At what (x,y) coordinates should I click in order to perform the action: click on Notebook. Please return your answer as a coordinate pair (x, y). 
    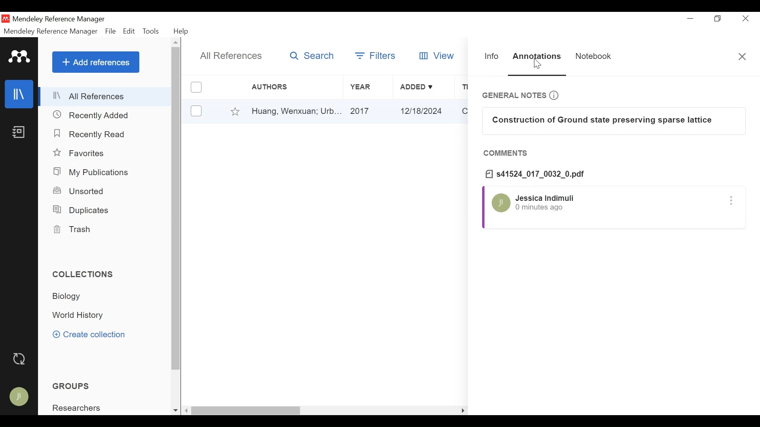
    Looking at the image, I should click on (19, 132).